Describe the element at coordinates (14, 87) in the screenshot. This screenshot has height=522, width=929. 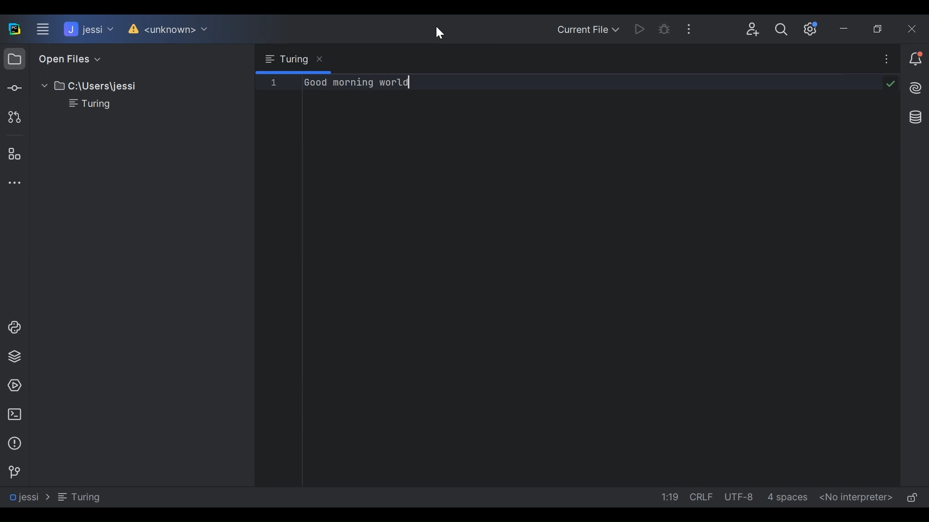
I see `Commit` at that location.